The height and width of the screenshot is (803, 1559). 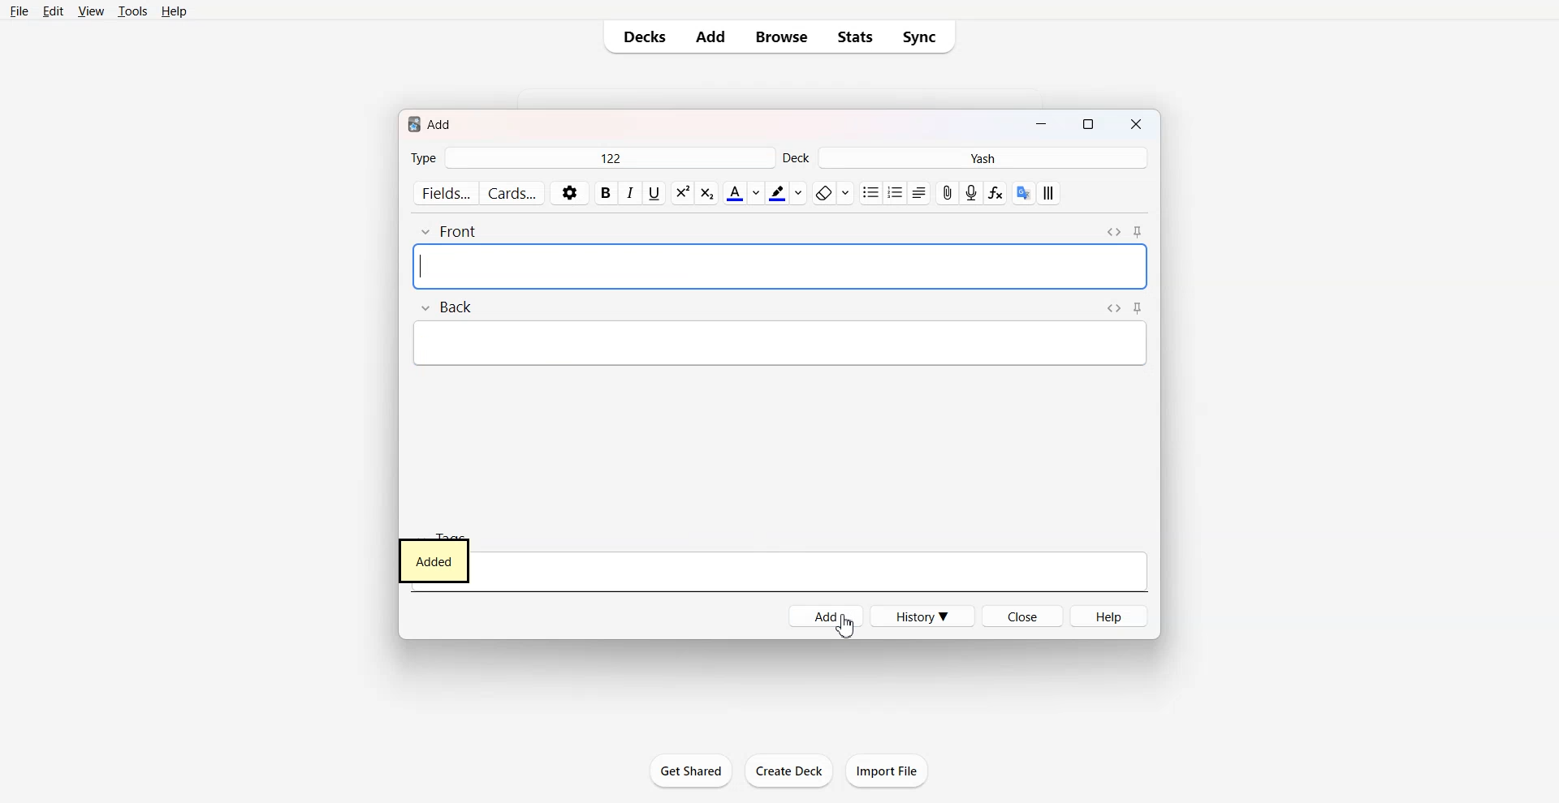 What do you see at coordinates (1024, 193) in the screenshot?
I see `Google Translate` at bounding box center [1024, 193].